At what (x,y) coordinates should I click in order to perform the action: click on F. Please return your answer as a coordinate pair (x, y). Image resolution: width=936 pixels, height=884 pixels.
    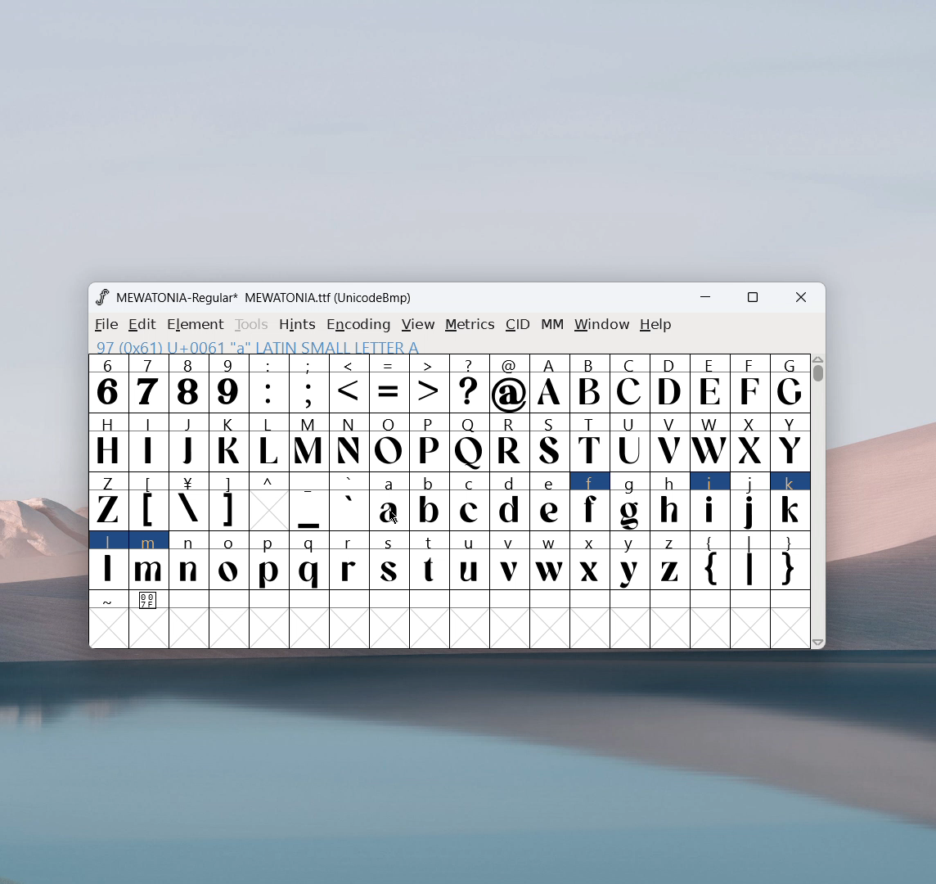
    Looking at the image, I should click on (749, 382).